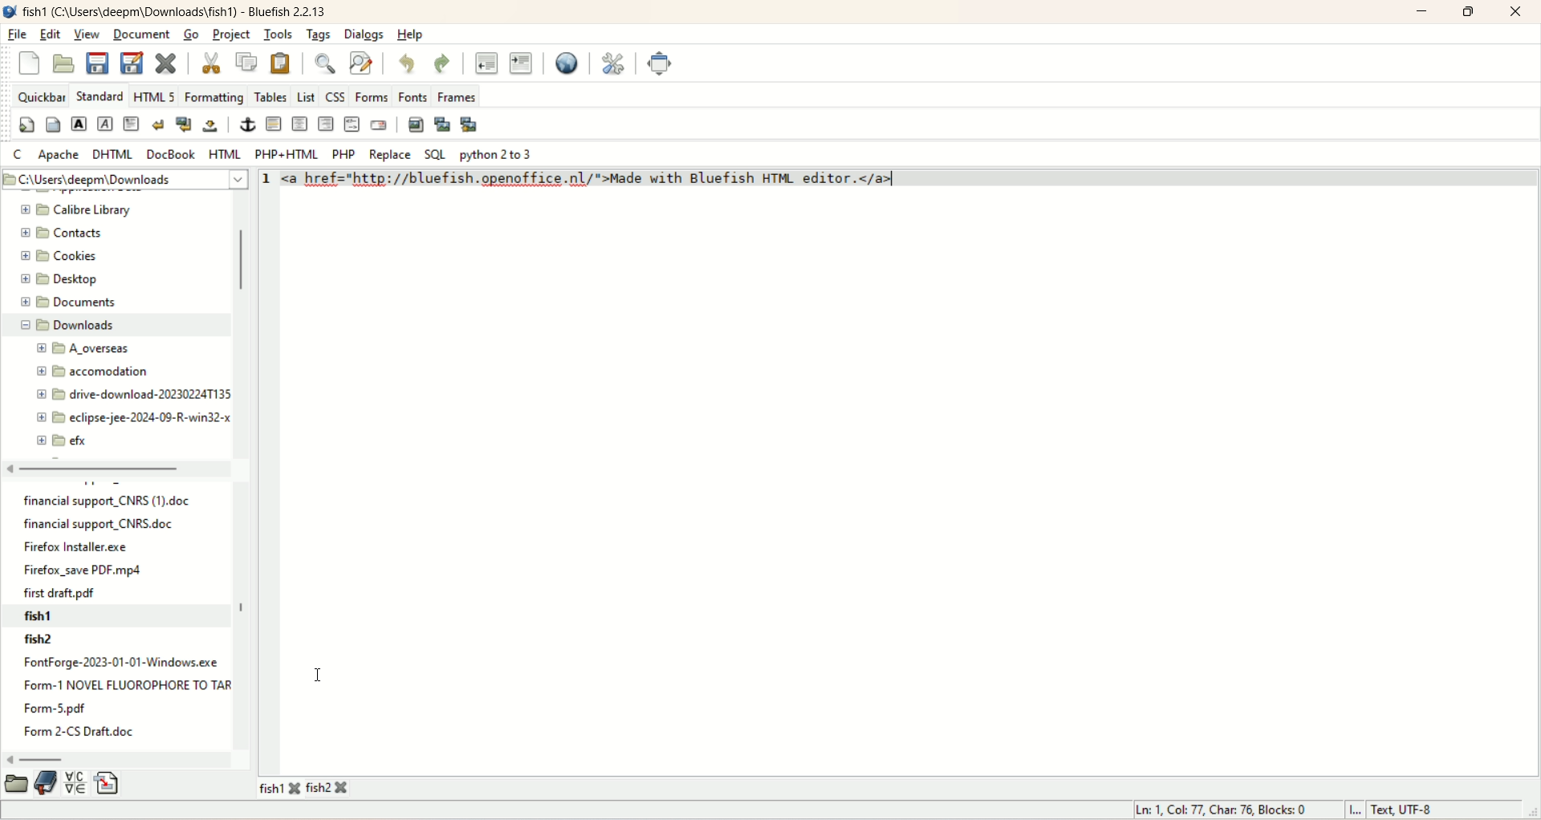 The width and height of the screenshot is (1541, 820). Describe the element at coordinates (75, 782) in the screenshot. I see `insert character` at that location.